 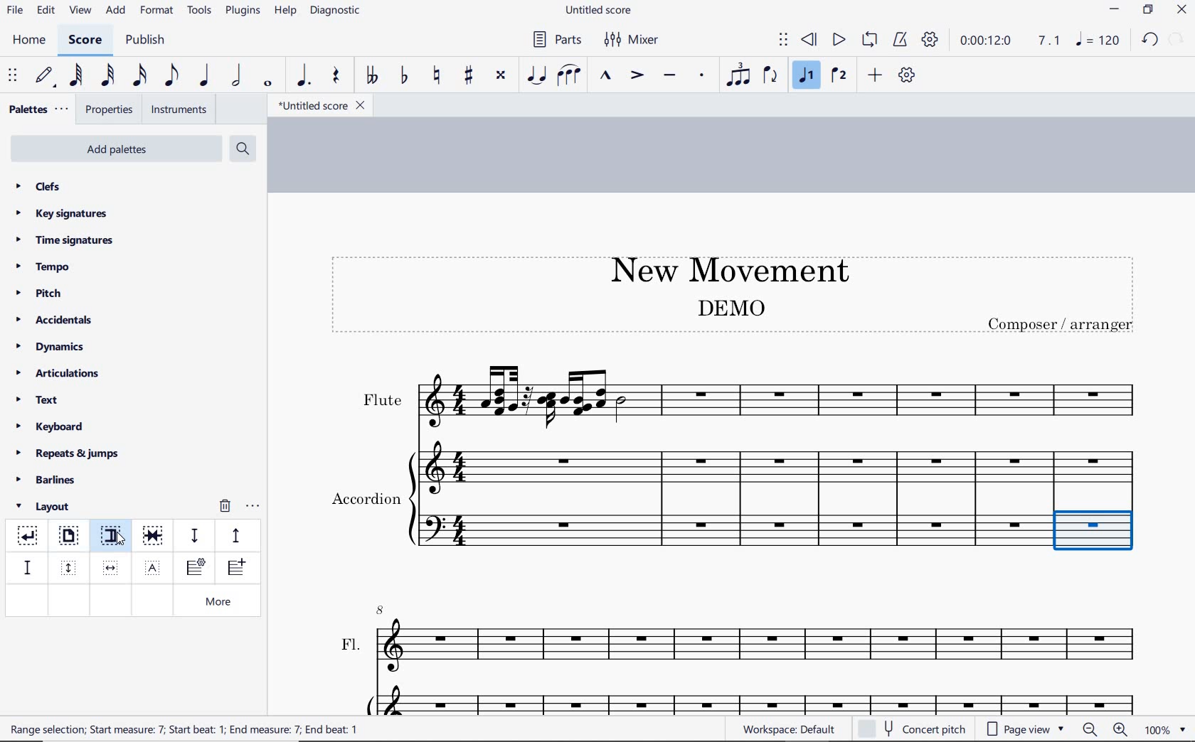 I want to click on tenuto, so click(x=669, y=76).